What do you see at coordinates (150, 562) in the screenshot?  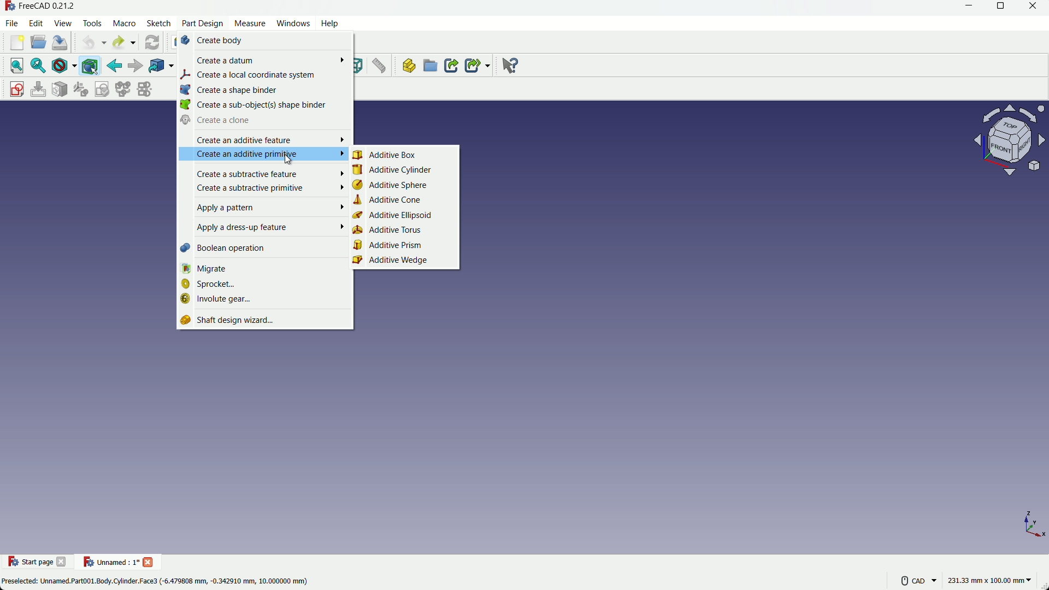 I see `close project` at bounding box center [150, 562].